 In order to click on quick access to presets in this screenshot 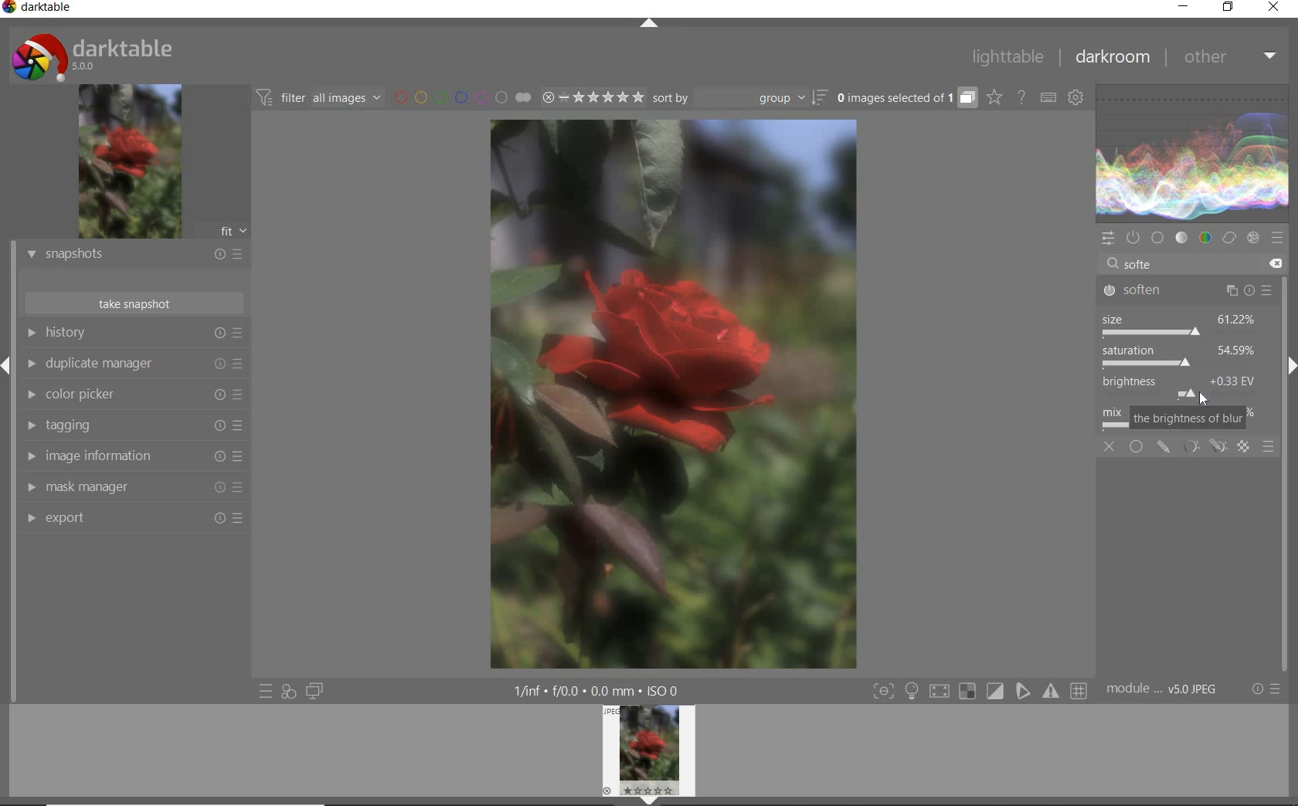, I will do `click(266, 692)`.